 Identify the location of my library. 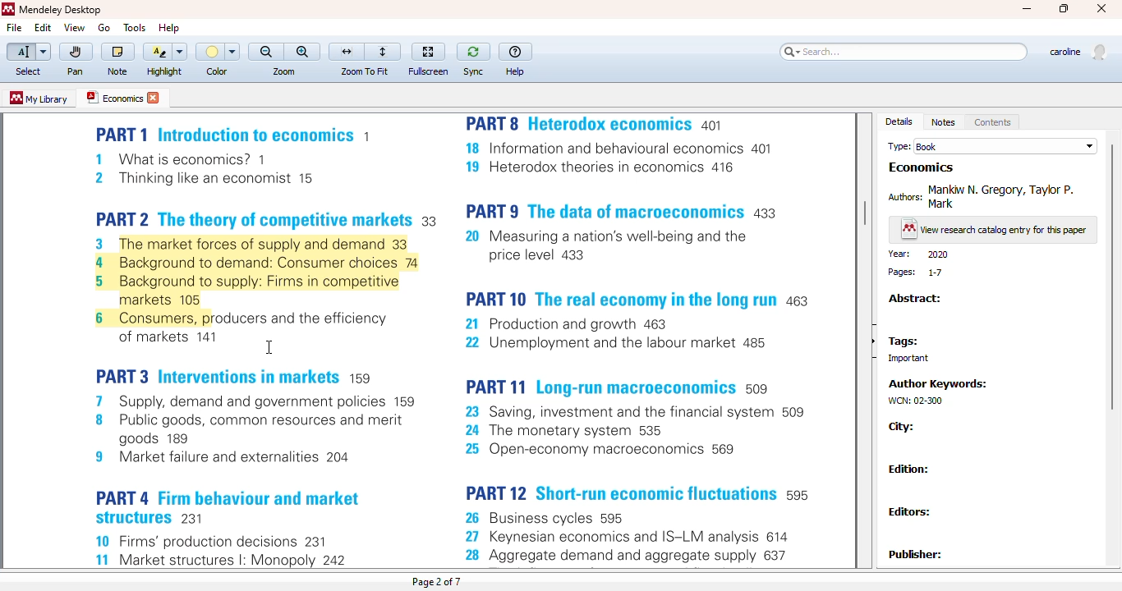
(38, 98).